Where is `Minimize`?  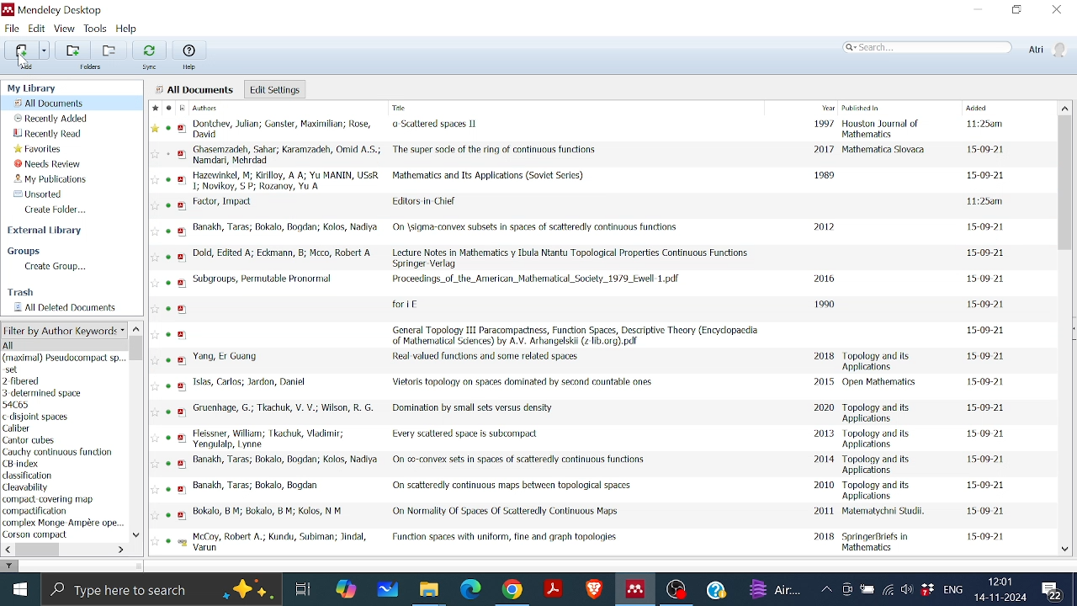 Minimize is located at coordinates (978, 9).